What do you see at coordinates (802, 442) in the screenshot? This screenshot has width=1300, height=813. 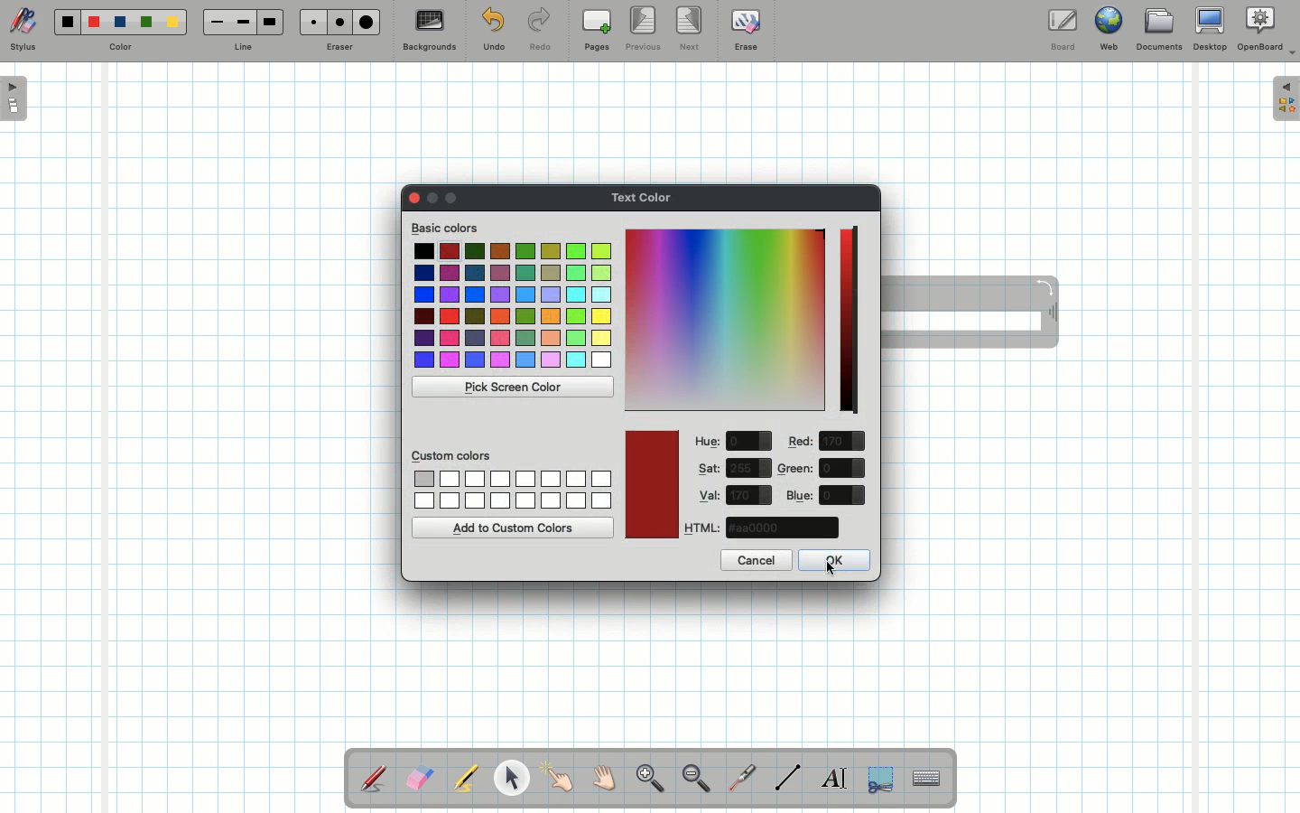 I see `Red` at bounding box center [802, 442].